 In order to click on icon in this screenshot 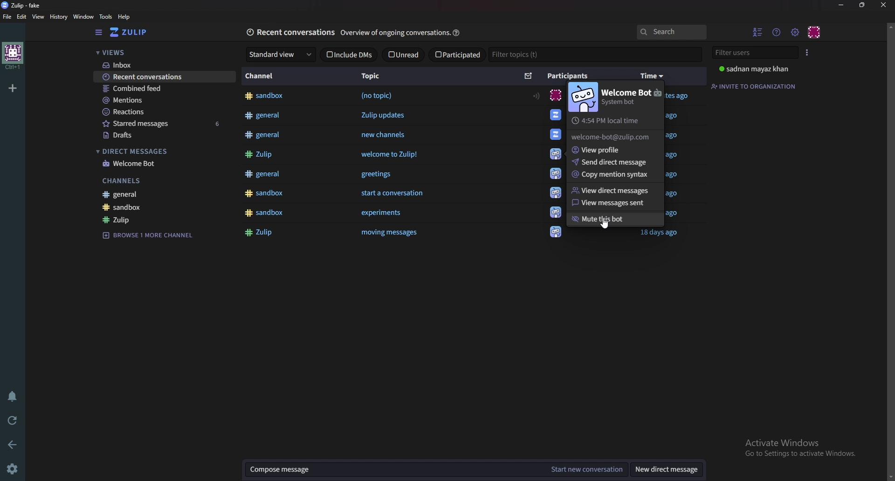, I will do `click(555, 234)`.